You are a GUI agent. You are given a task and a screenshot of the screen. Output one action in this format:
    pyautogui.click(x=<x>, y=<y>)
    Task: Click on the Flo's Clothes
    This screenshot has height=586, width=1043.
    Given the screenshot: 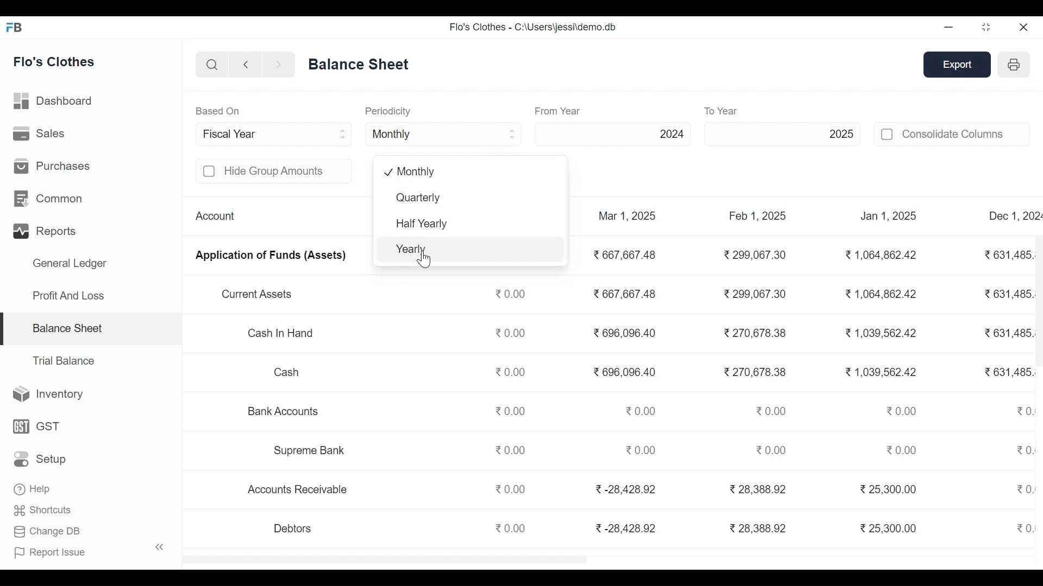 What is the action you would take?
    pyautogui.click(x=55, y=63)
    